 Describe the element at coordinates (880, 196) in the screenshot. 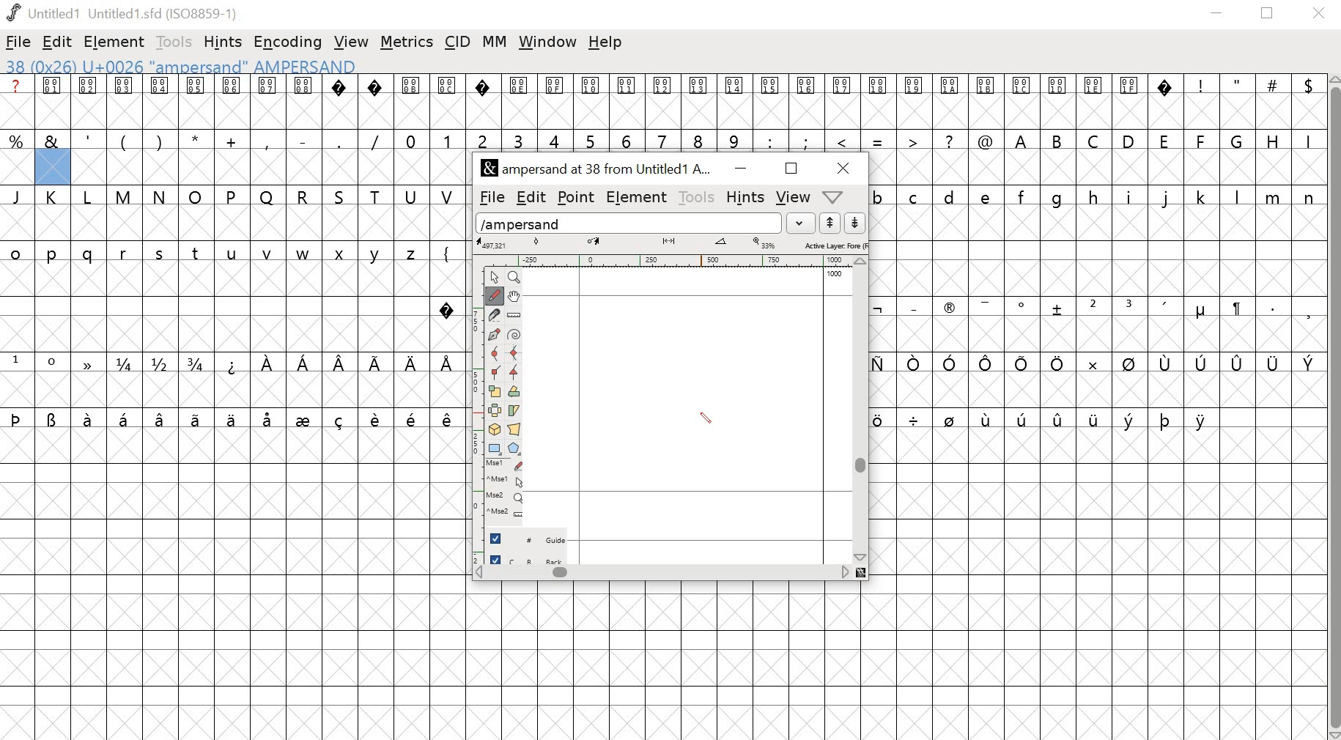

I see `b` at that location.